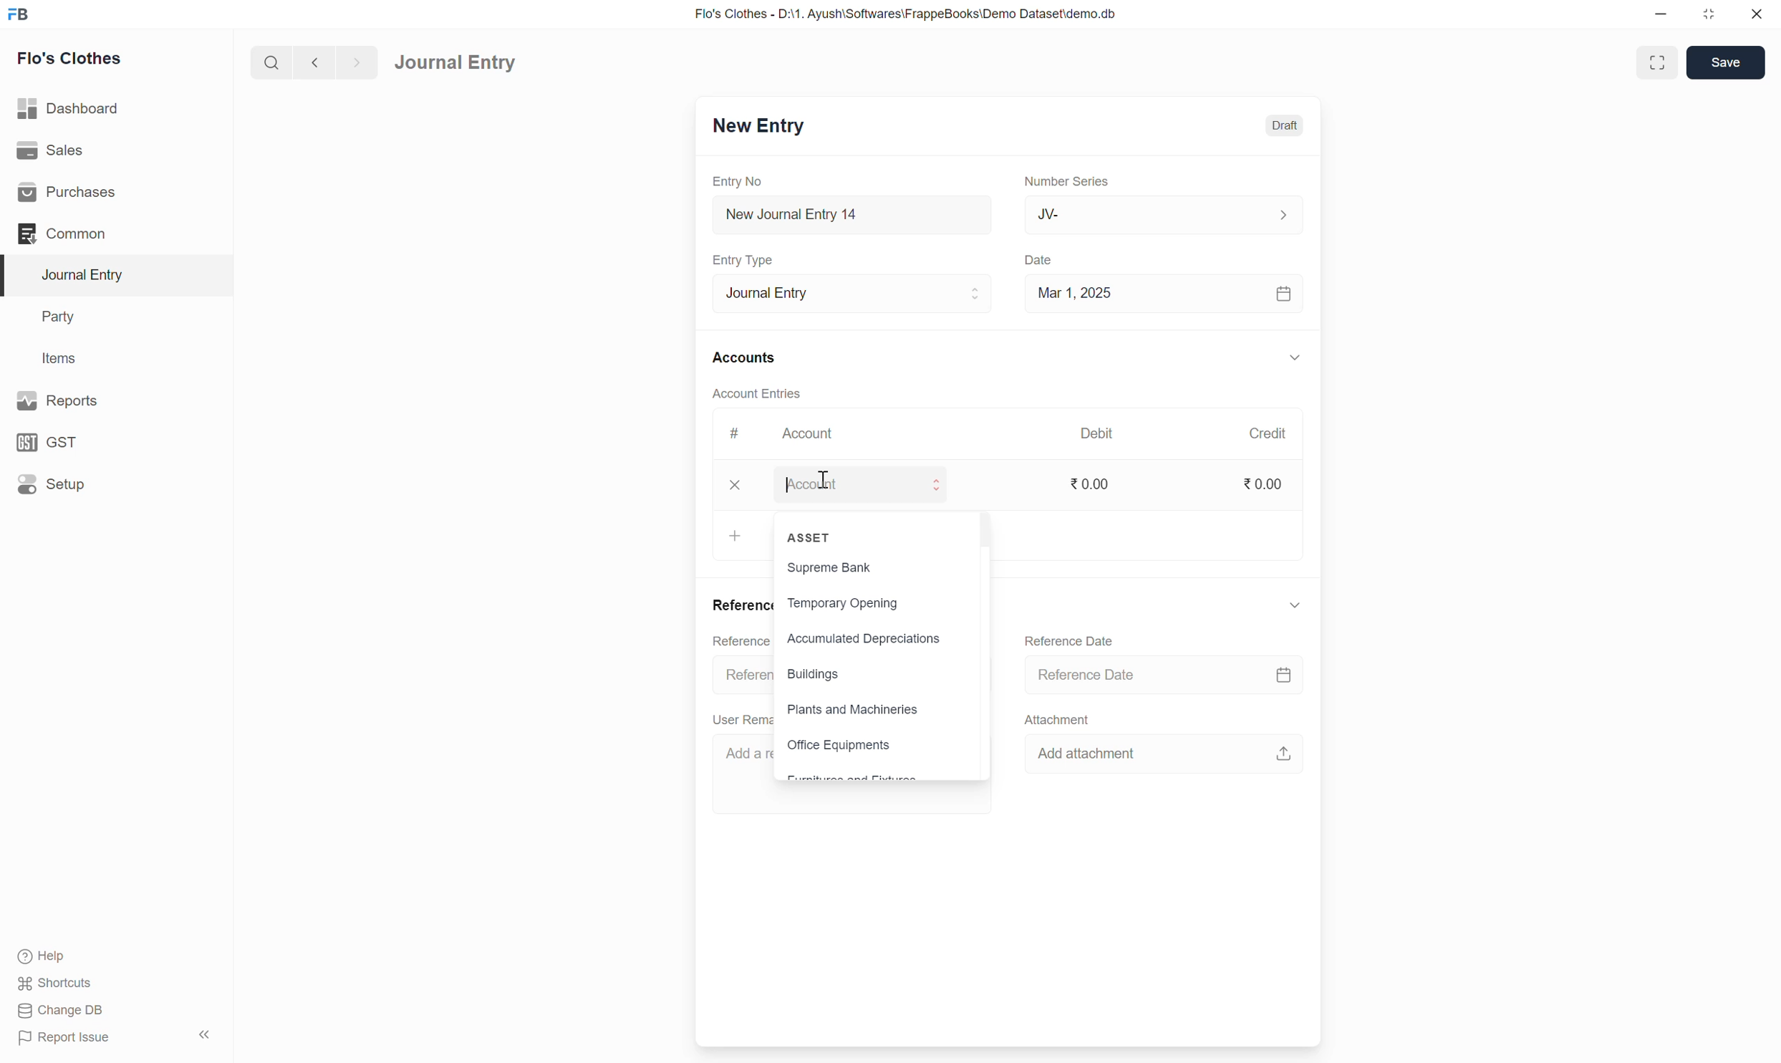  I want to click on Reference Date, so click(1090, 673).